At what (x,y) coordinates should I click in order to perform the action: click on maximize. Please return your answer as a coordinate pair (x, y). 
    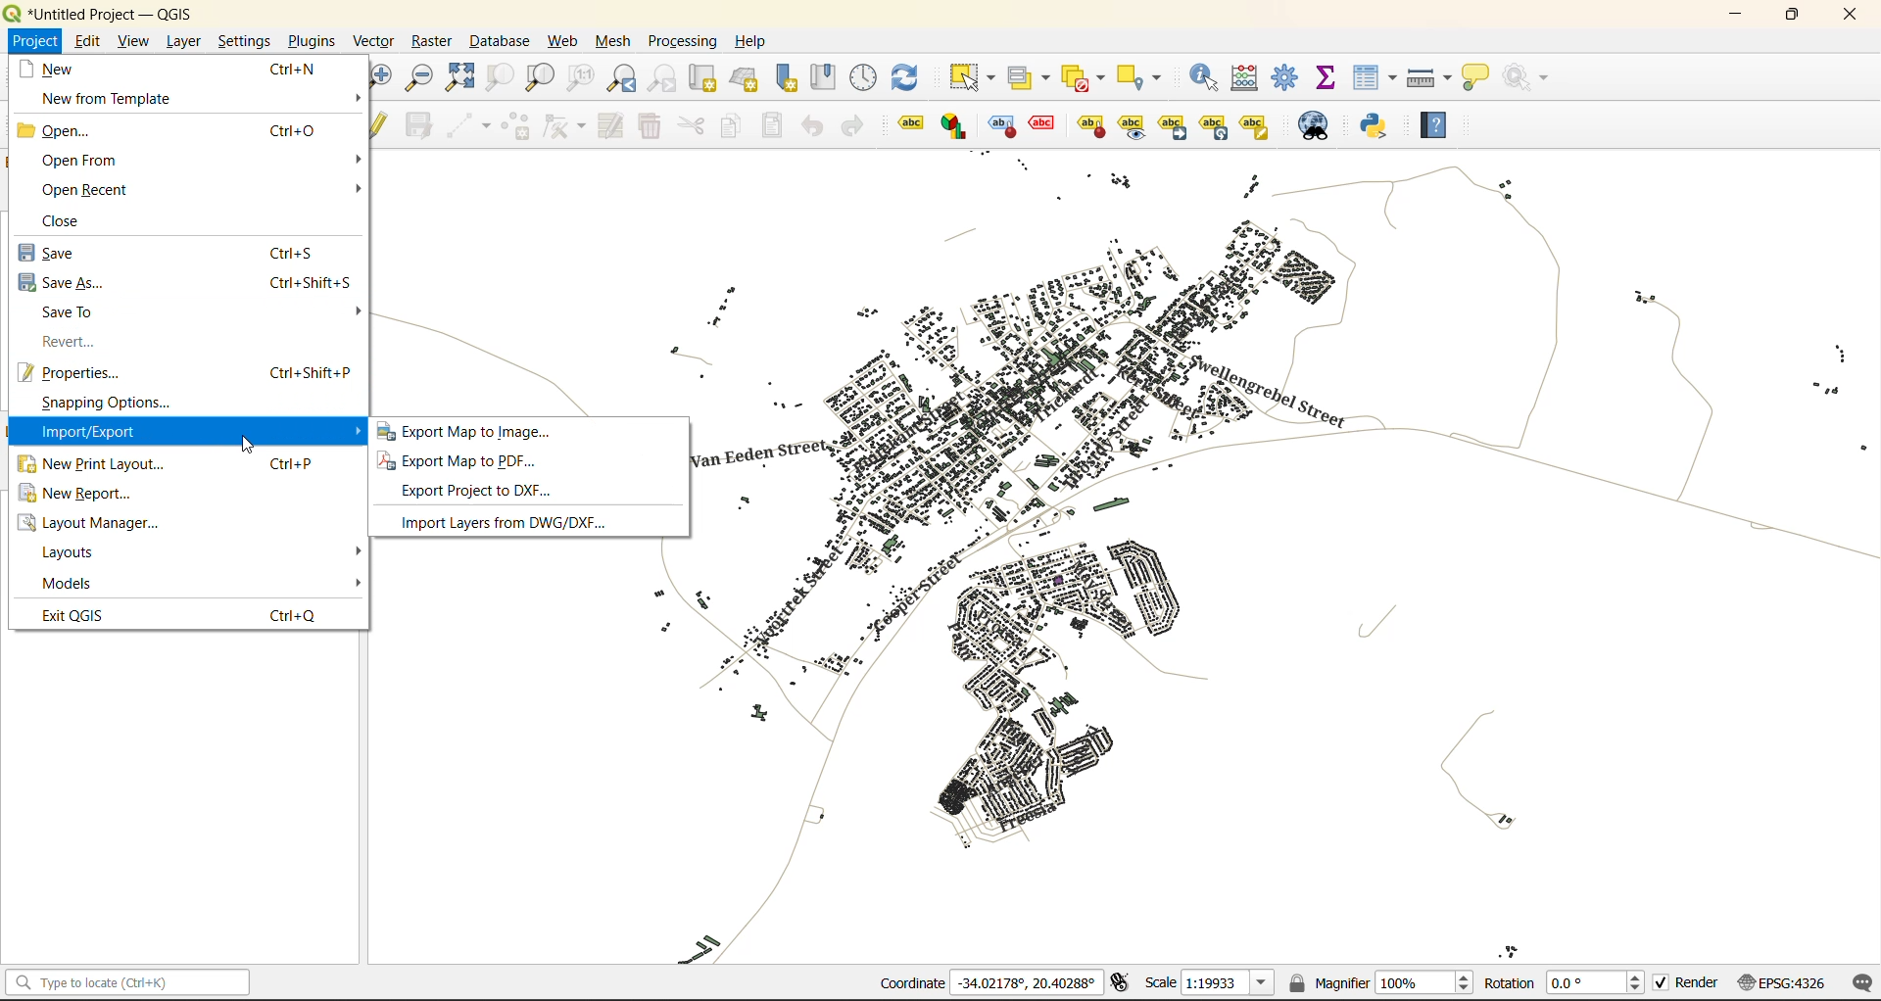
    Looking at the image, I should click on (1793, 15).